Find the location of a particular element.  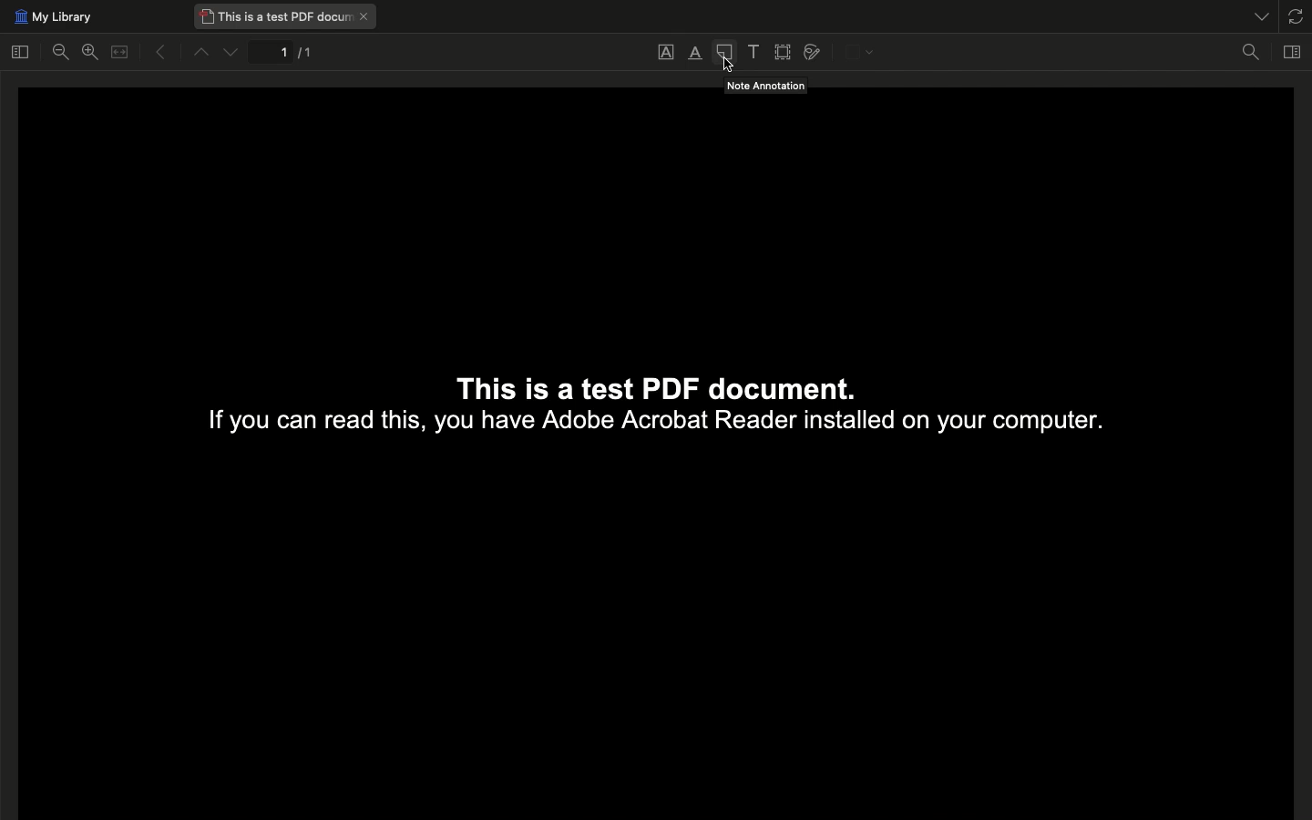

My library is located at coordinates (51, 17).